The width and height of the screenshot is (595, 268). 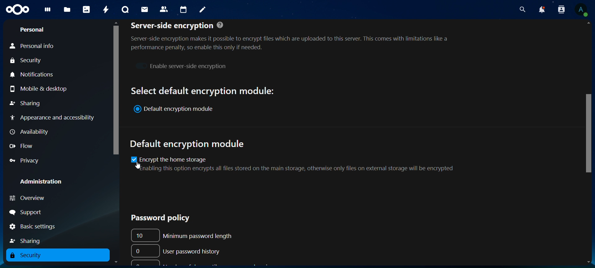 I want to click on support, so click(x=31, y=212).